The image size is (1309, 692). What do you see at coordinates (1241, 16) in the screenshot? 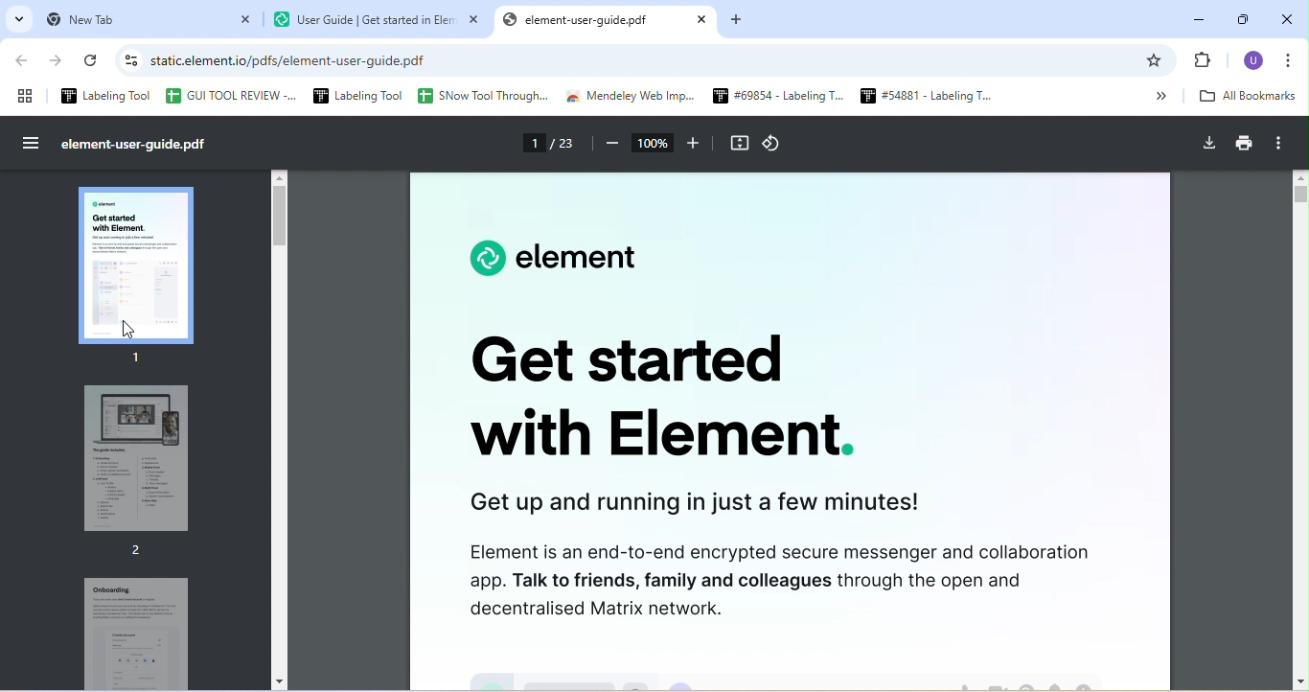
I see `maximize` at bounding box center [1241, 16].